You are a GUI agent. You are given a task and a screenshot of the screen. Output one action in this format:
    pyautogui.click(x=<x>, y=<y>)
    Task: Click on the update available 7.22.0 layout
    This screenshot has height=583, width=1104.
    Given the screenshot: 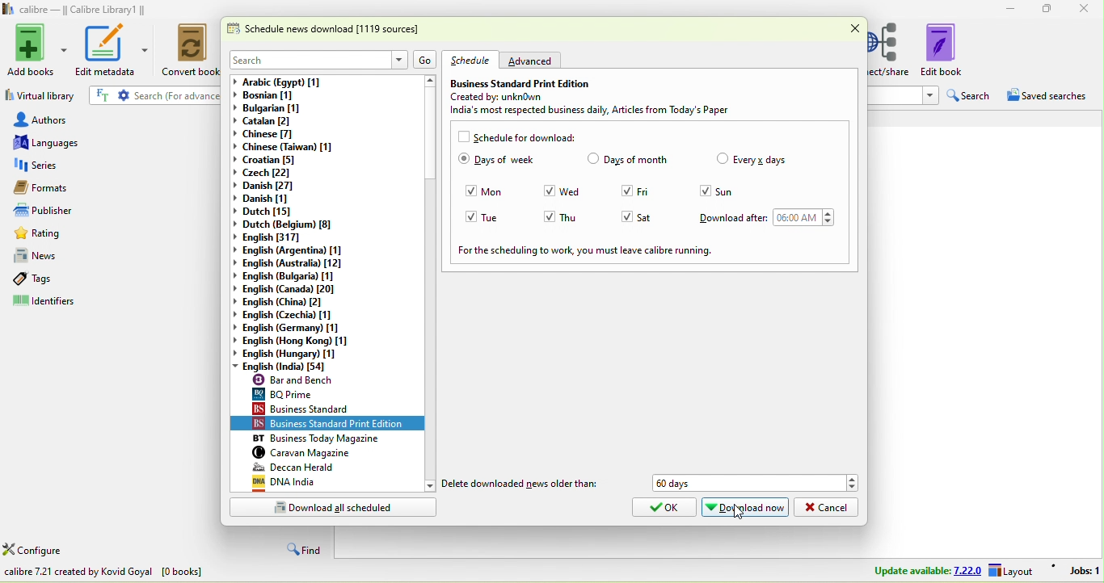 What is the action you would take?
    pyautogui.click(x=933, y=571)
    